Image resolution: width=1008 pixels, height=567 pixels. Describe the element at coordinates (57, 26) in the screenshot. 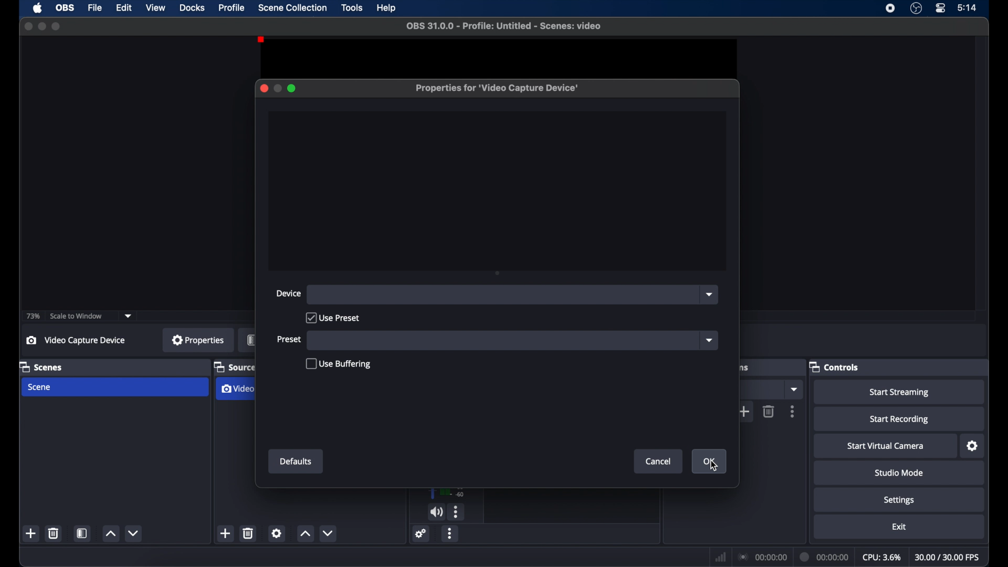

I see `maximize` at that location.